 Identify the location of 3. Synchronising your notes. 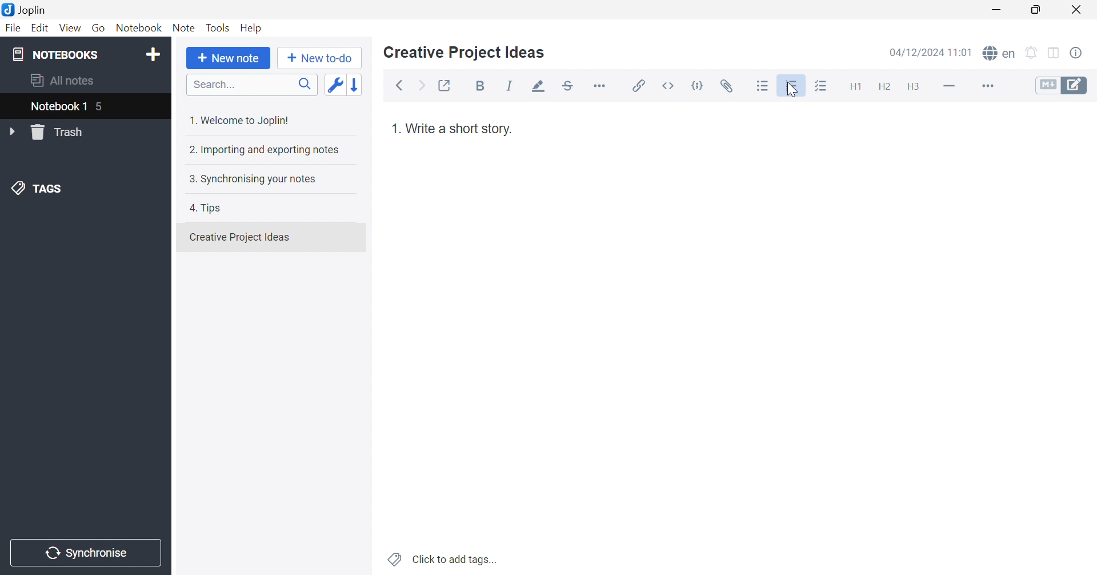
(254, 179).